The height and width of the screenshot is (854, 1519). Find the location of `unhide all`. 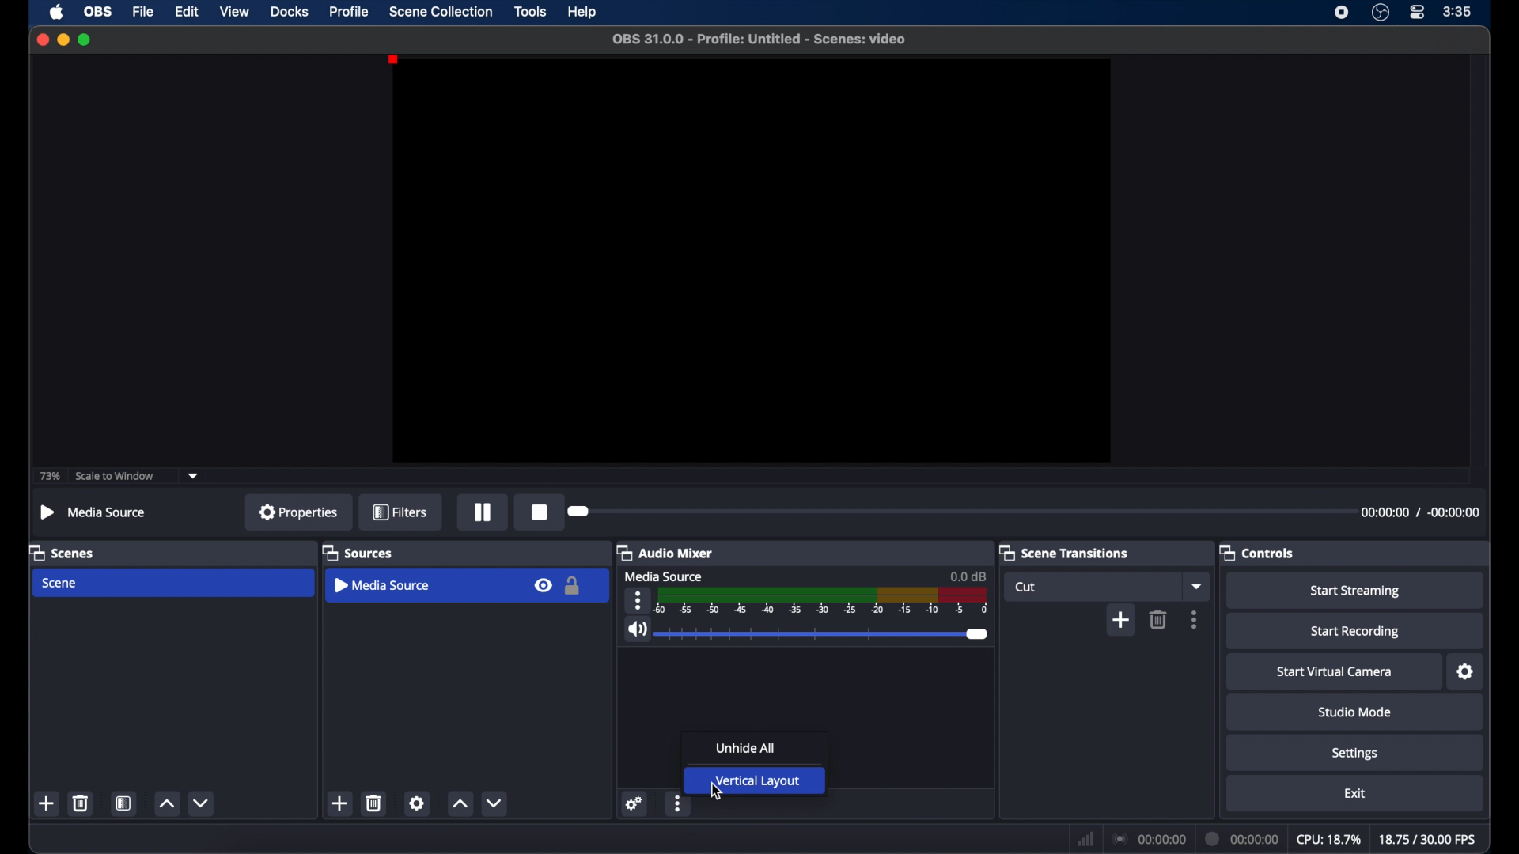

unhide all is located at coordinates (747, 747).